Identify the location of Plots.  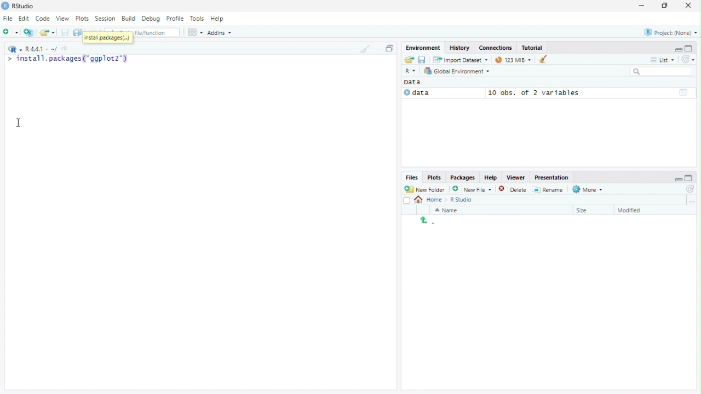
(84, 18).